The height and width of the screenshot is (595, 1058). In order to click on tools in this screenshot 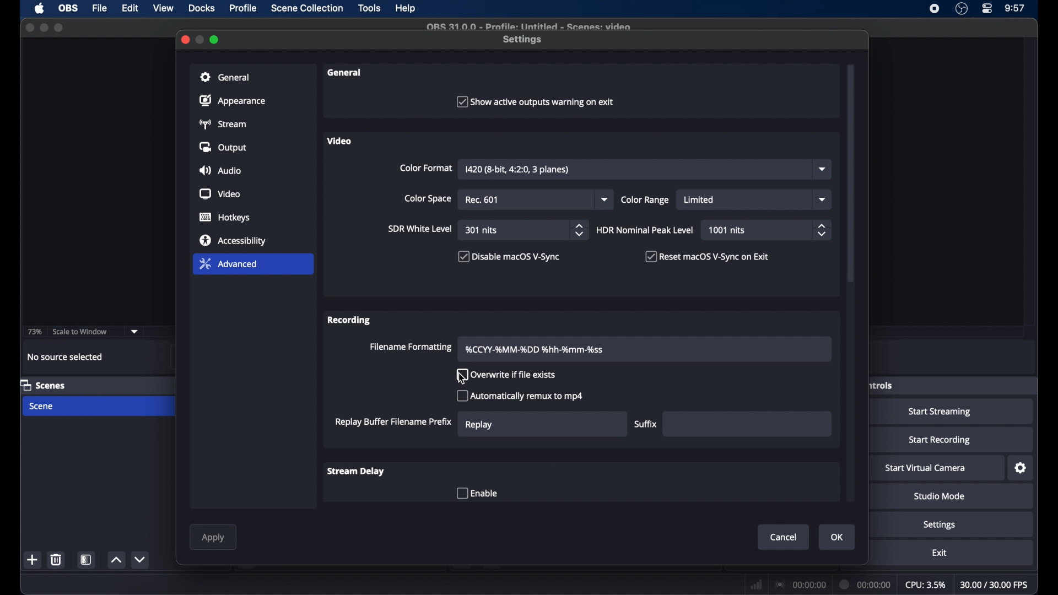, I will do `click(370, 8)`.